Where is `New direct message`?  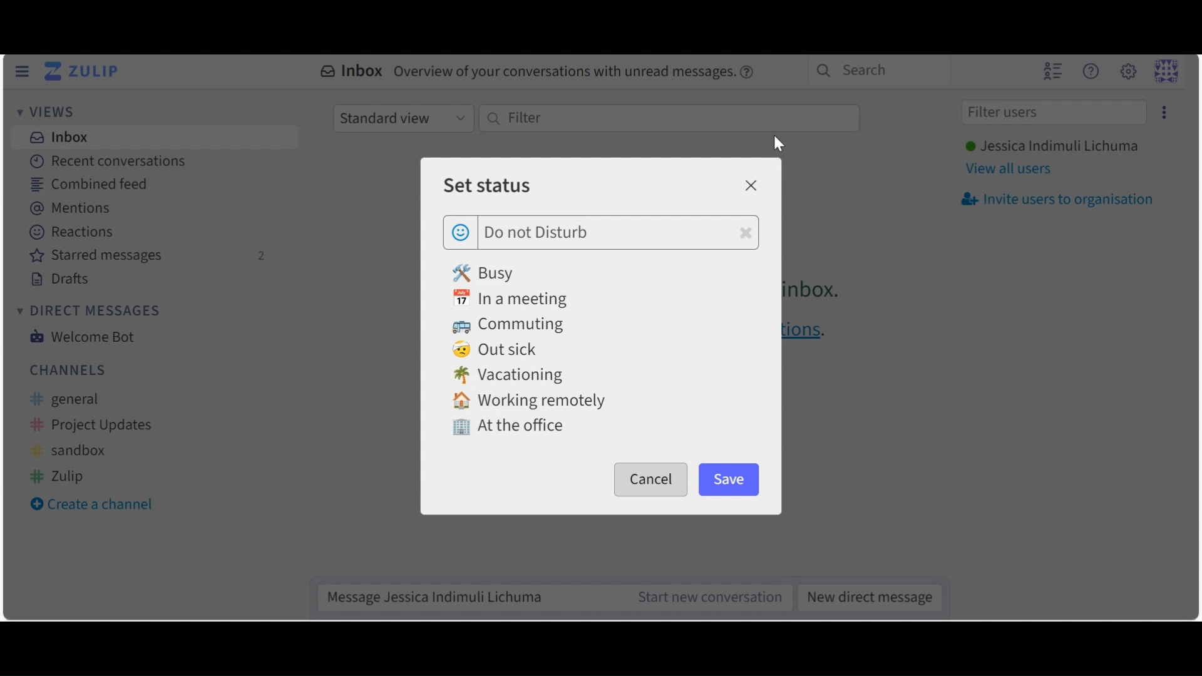
New direct message is located at coordinates (866, 596).